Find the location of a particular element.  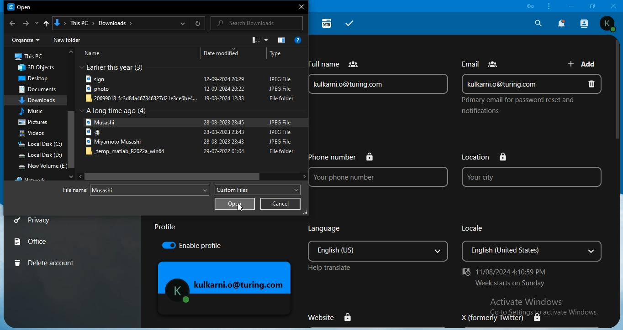

16TB is located at coordinates (327, 23).